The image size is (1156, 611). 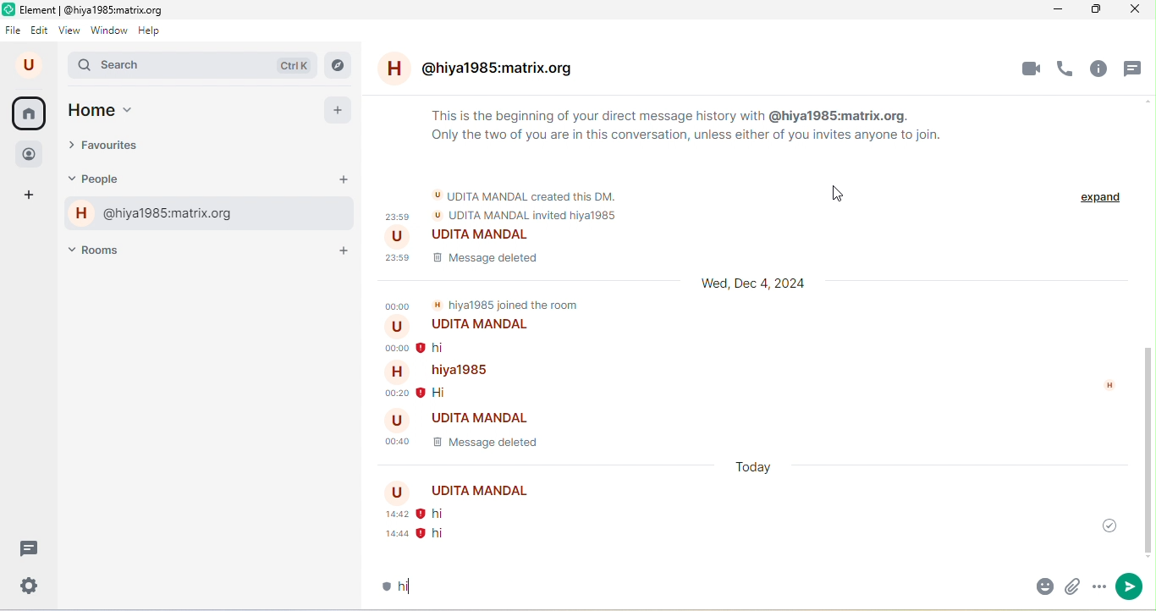 What do you see at coordinates (120, 112) in the screenshot?
I see `home` at bounding box center [120, 112].